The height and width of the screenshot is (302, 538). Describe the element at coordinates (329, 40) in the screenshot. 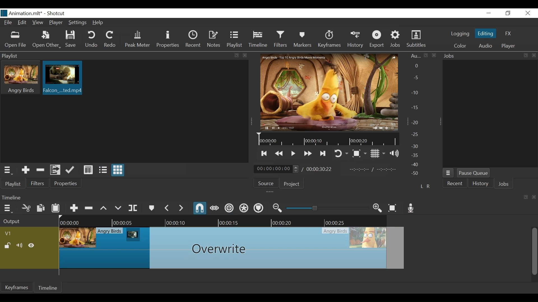

I see `Keyframes` at that location.